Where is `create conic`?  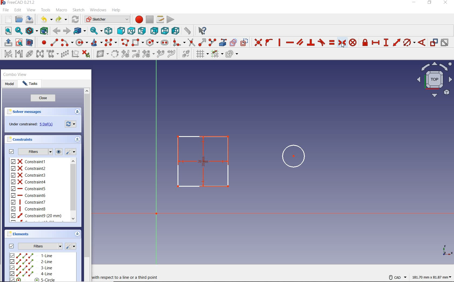 create conic is located at coordinates (97, 43).